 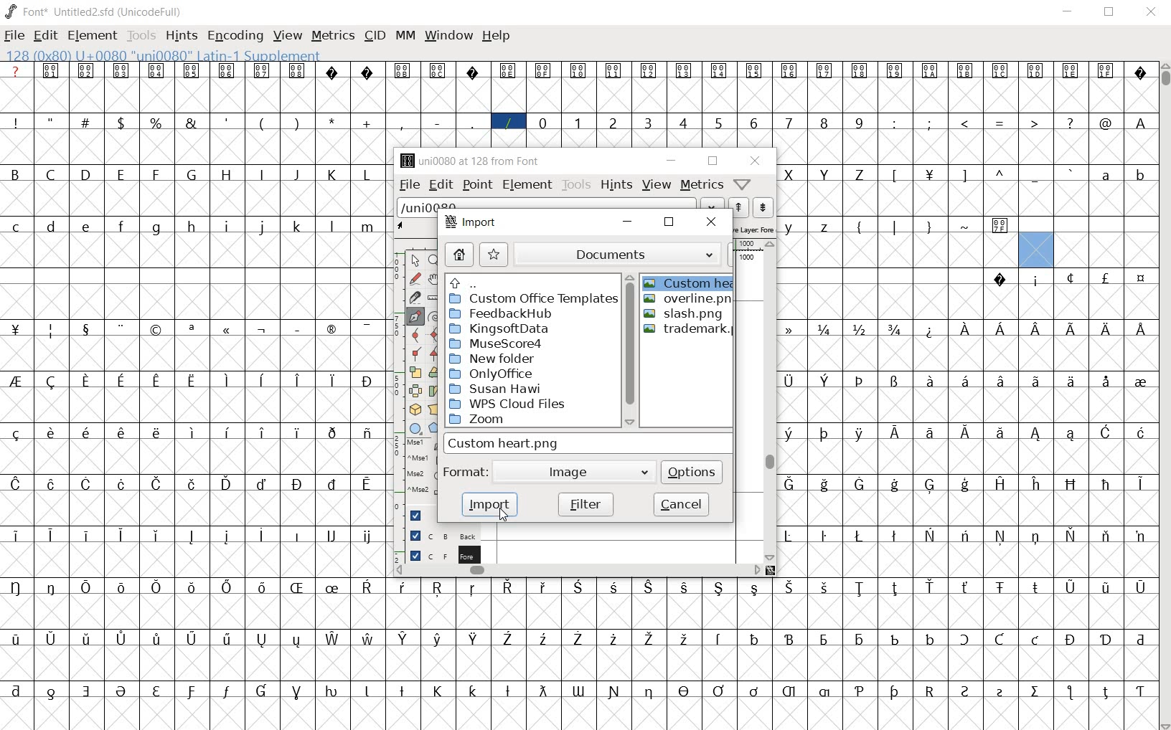 What do you see at coordinates (577, 587) in the screenshot?
I see `glyph` at bounding box center [577, 587].